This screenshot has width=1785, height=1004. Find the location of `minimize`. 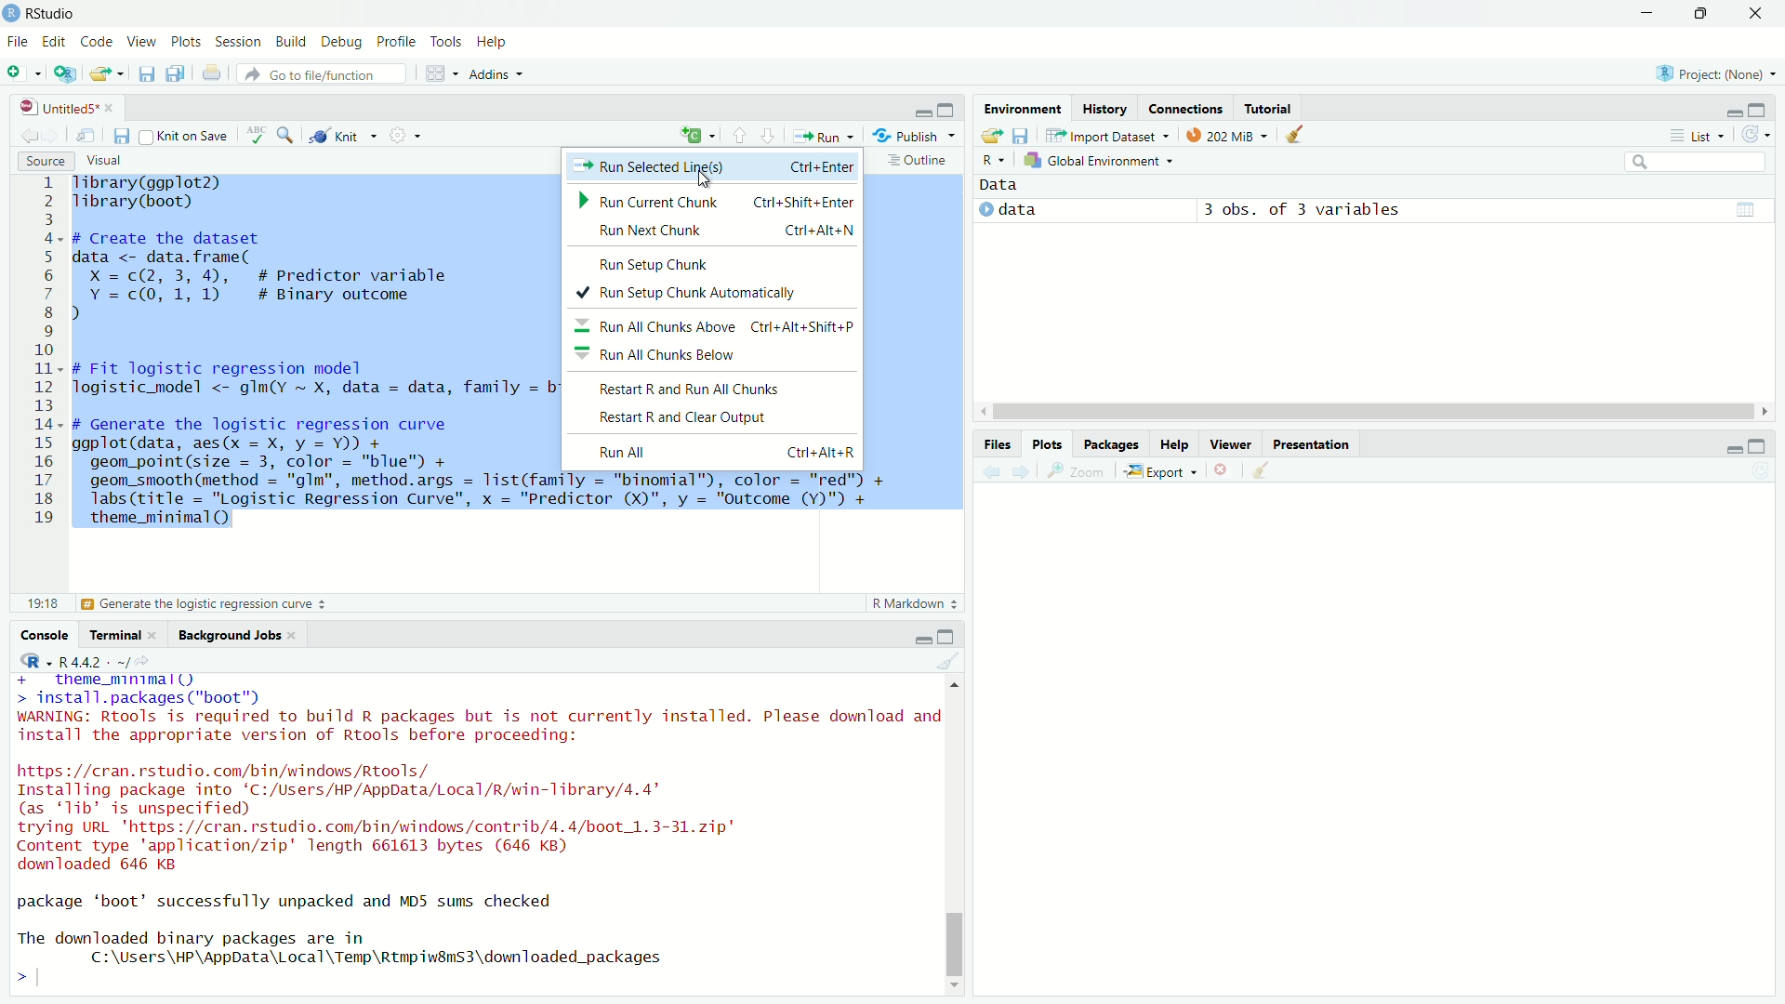

minimize is located at coordinates (923, 112).